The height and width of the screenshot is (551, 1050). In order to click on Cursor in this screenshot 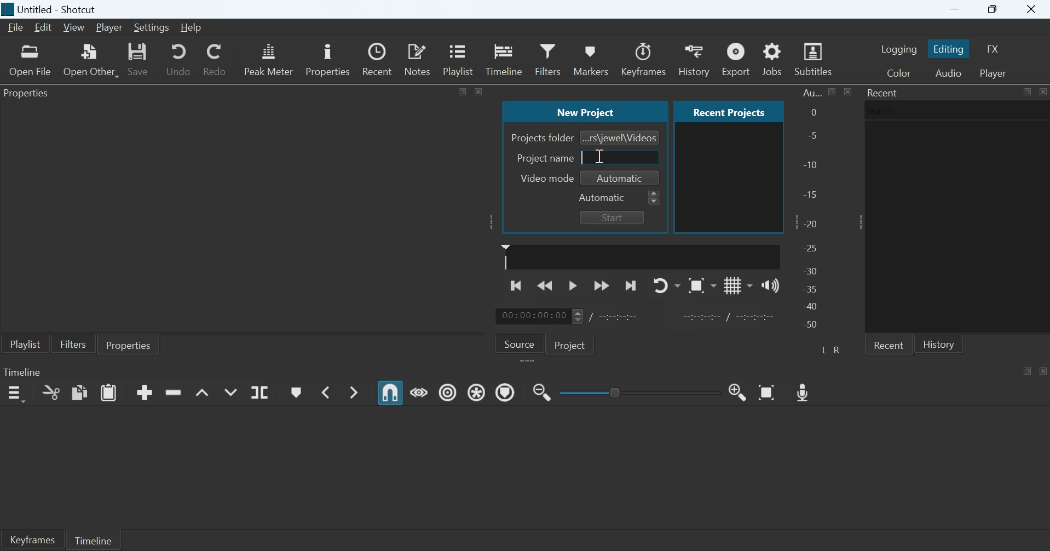, I will do `click(598, 157)`.